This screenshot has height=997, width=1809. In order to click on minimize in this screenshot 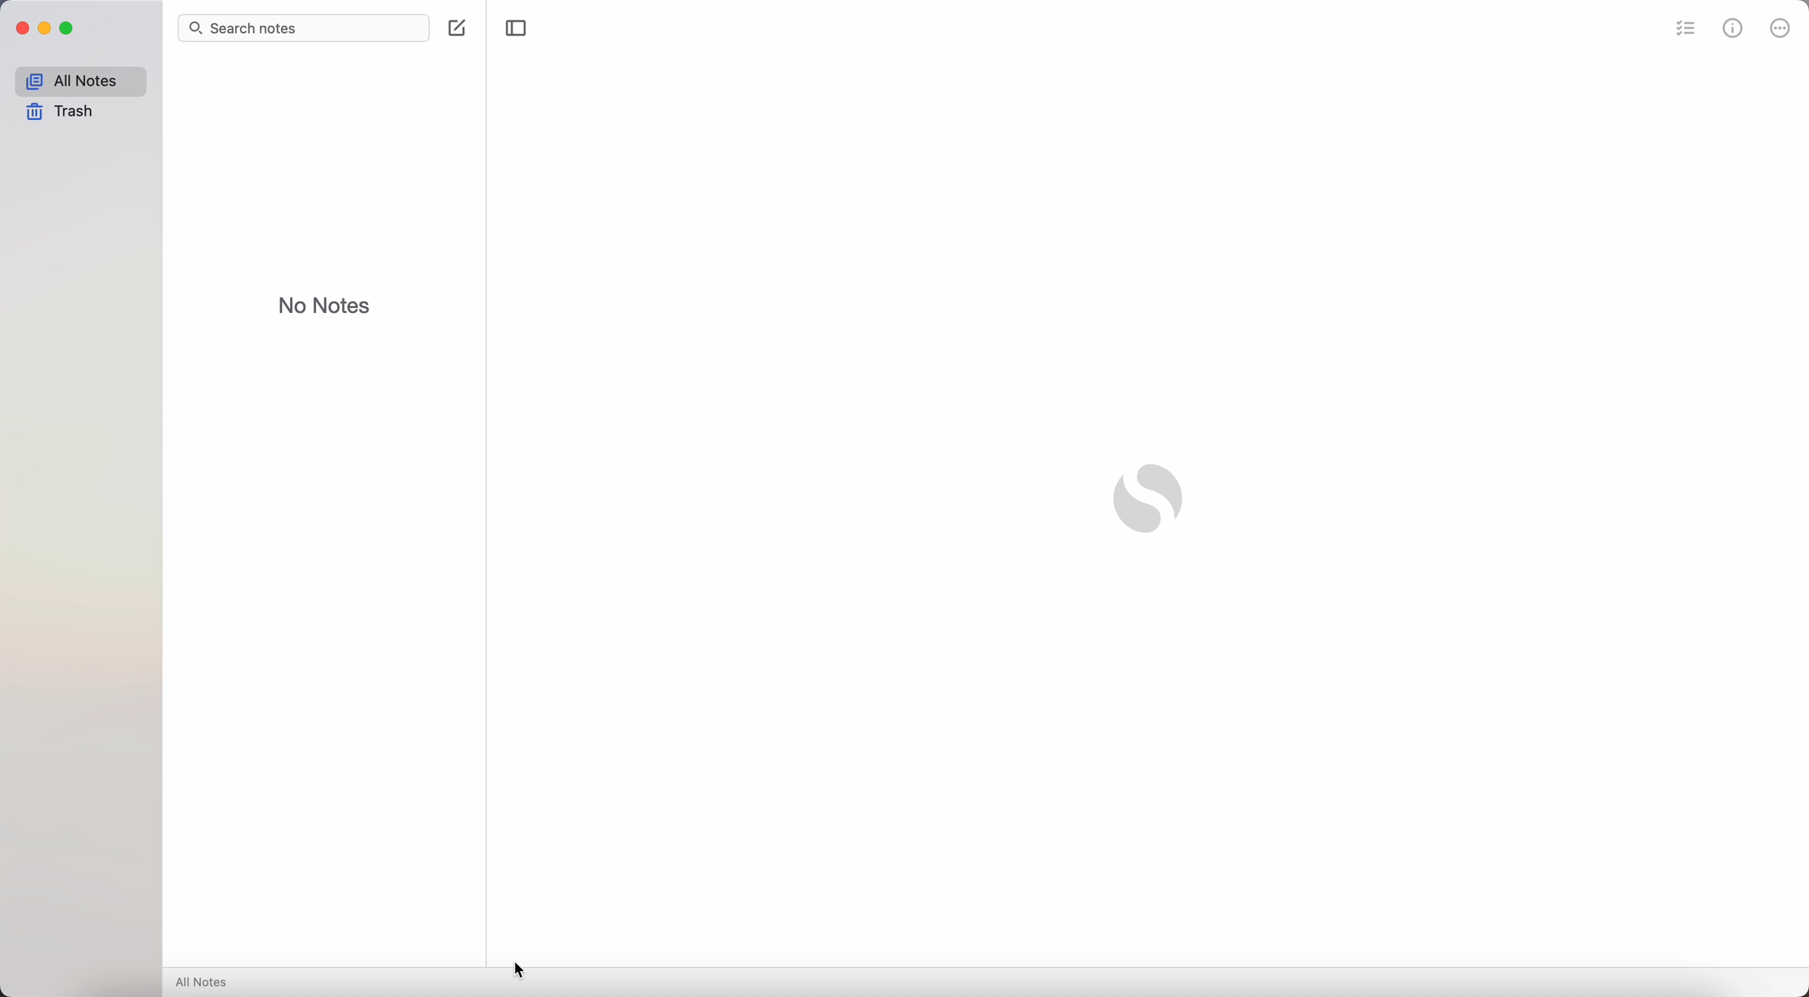, I will do `click(48, 29)`.